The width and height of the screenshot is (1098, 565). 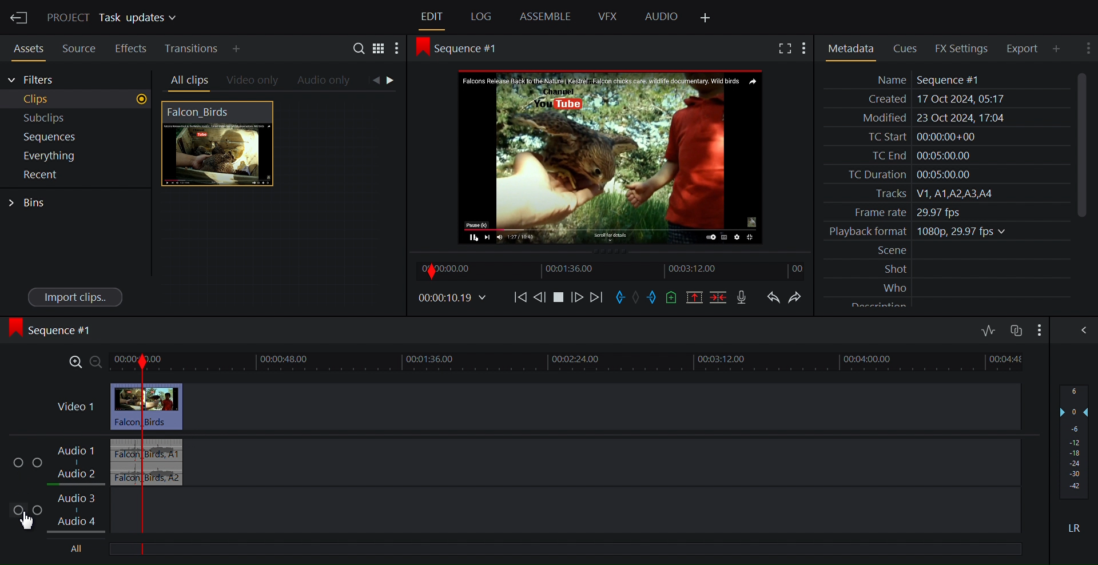 What do you see at coordinates (33, 521) in the screenshot?
I see `Cursor` at bounding box center [33, 521].